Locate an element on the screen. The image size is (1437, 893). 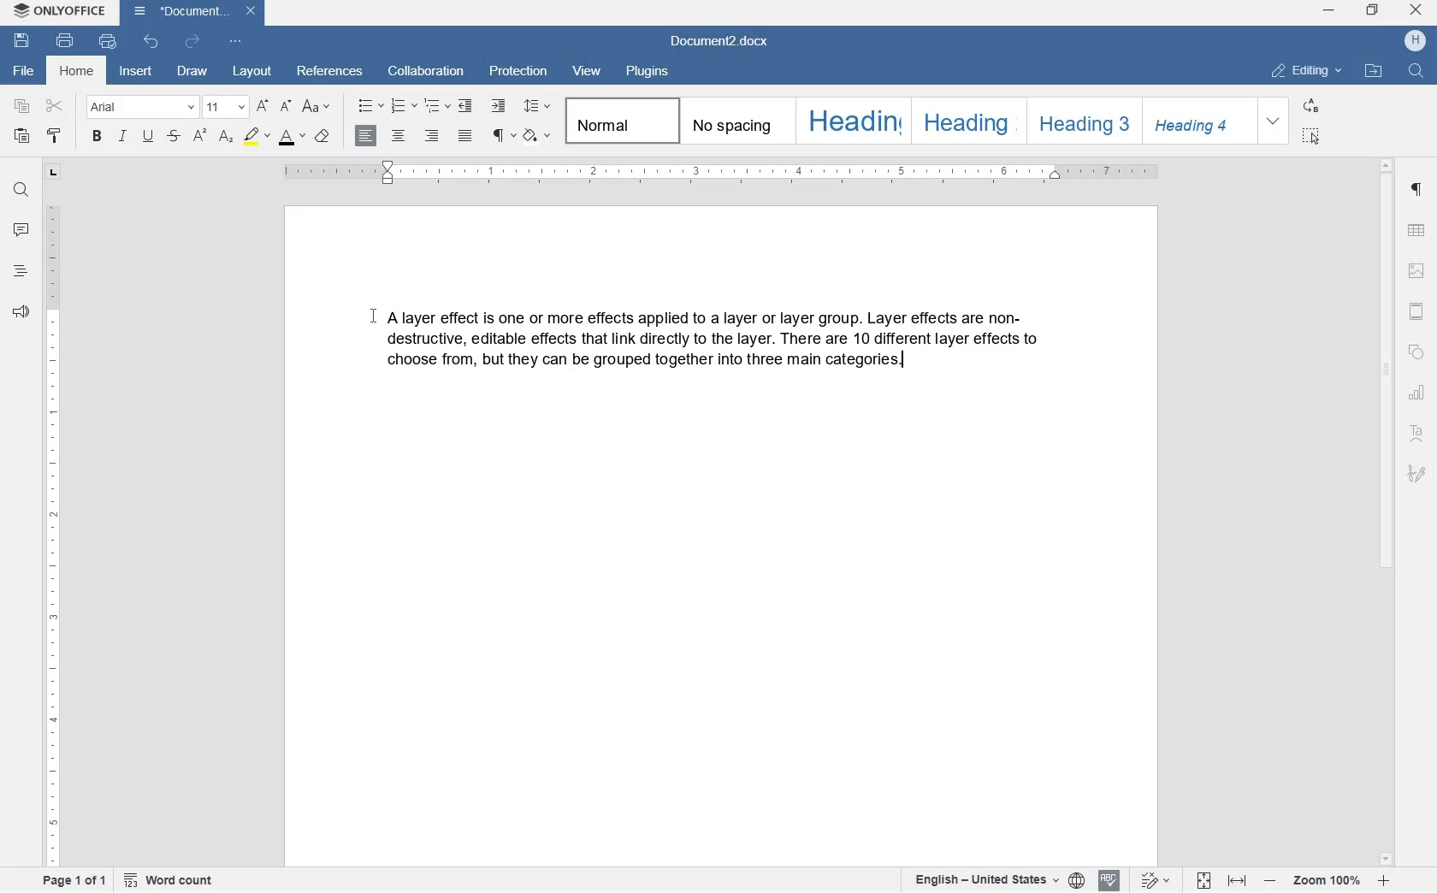
tab stop is located at coordinates (52, 174).